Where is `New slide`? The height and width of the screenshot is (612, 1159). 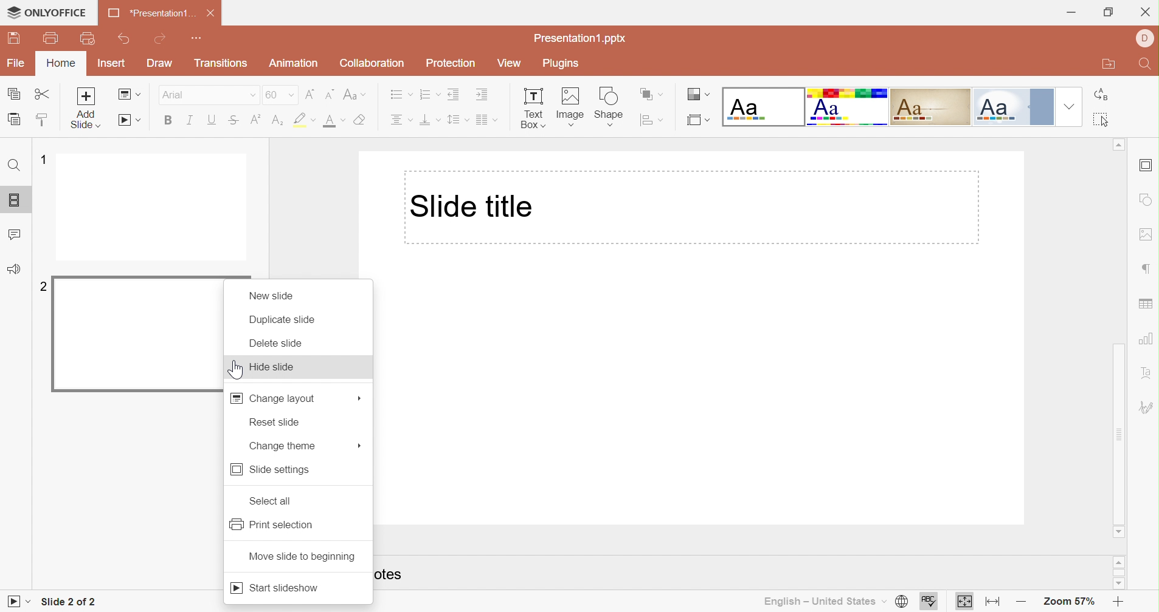 New slide is located at coordinates (274, 297).